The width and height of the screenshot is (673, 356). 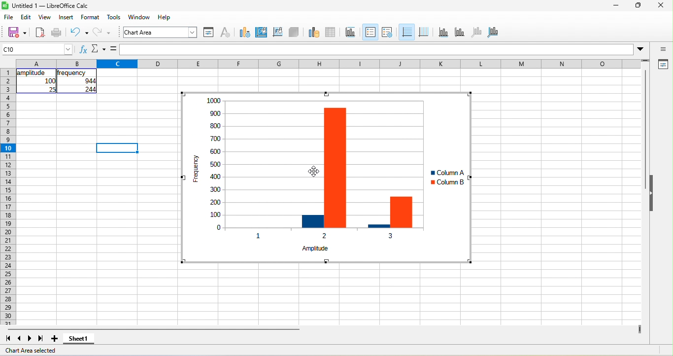 I want to click on window, so click(x=139, y=17).